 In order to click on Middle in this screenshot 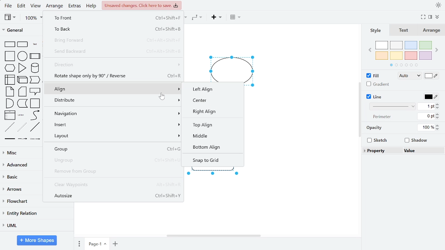, I will do `click(213, 136)`.